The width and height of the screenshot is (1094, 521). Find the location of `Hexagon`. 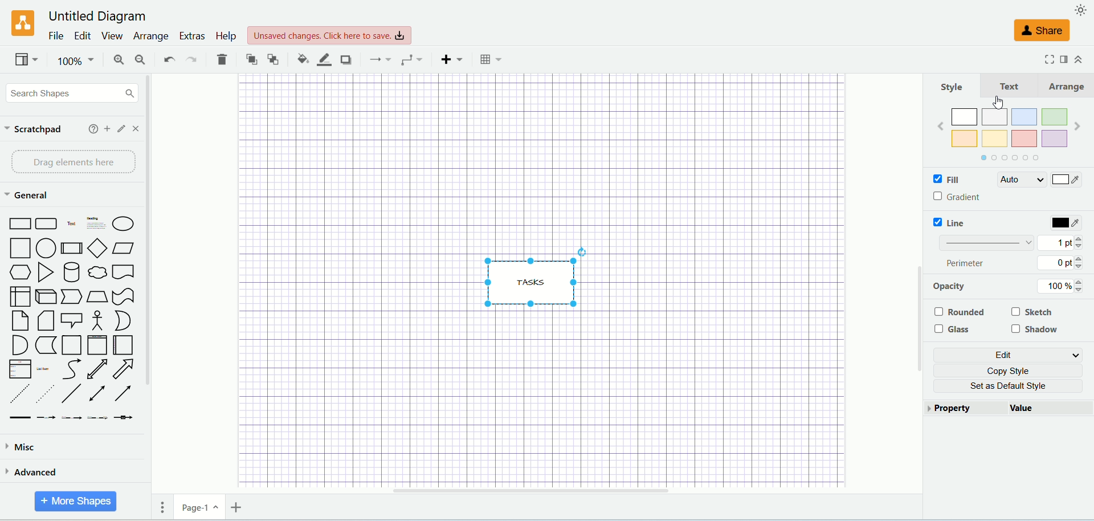

Hexagon is located at coordinates (18, 272).